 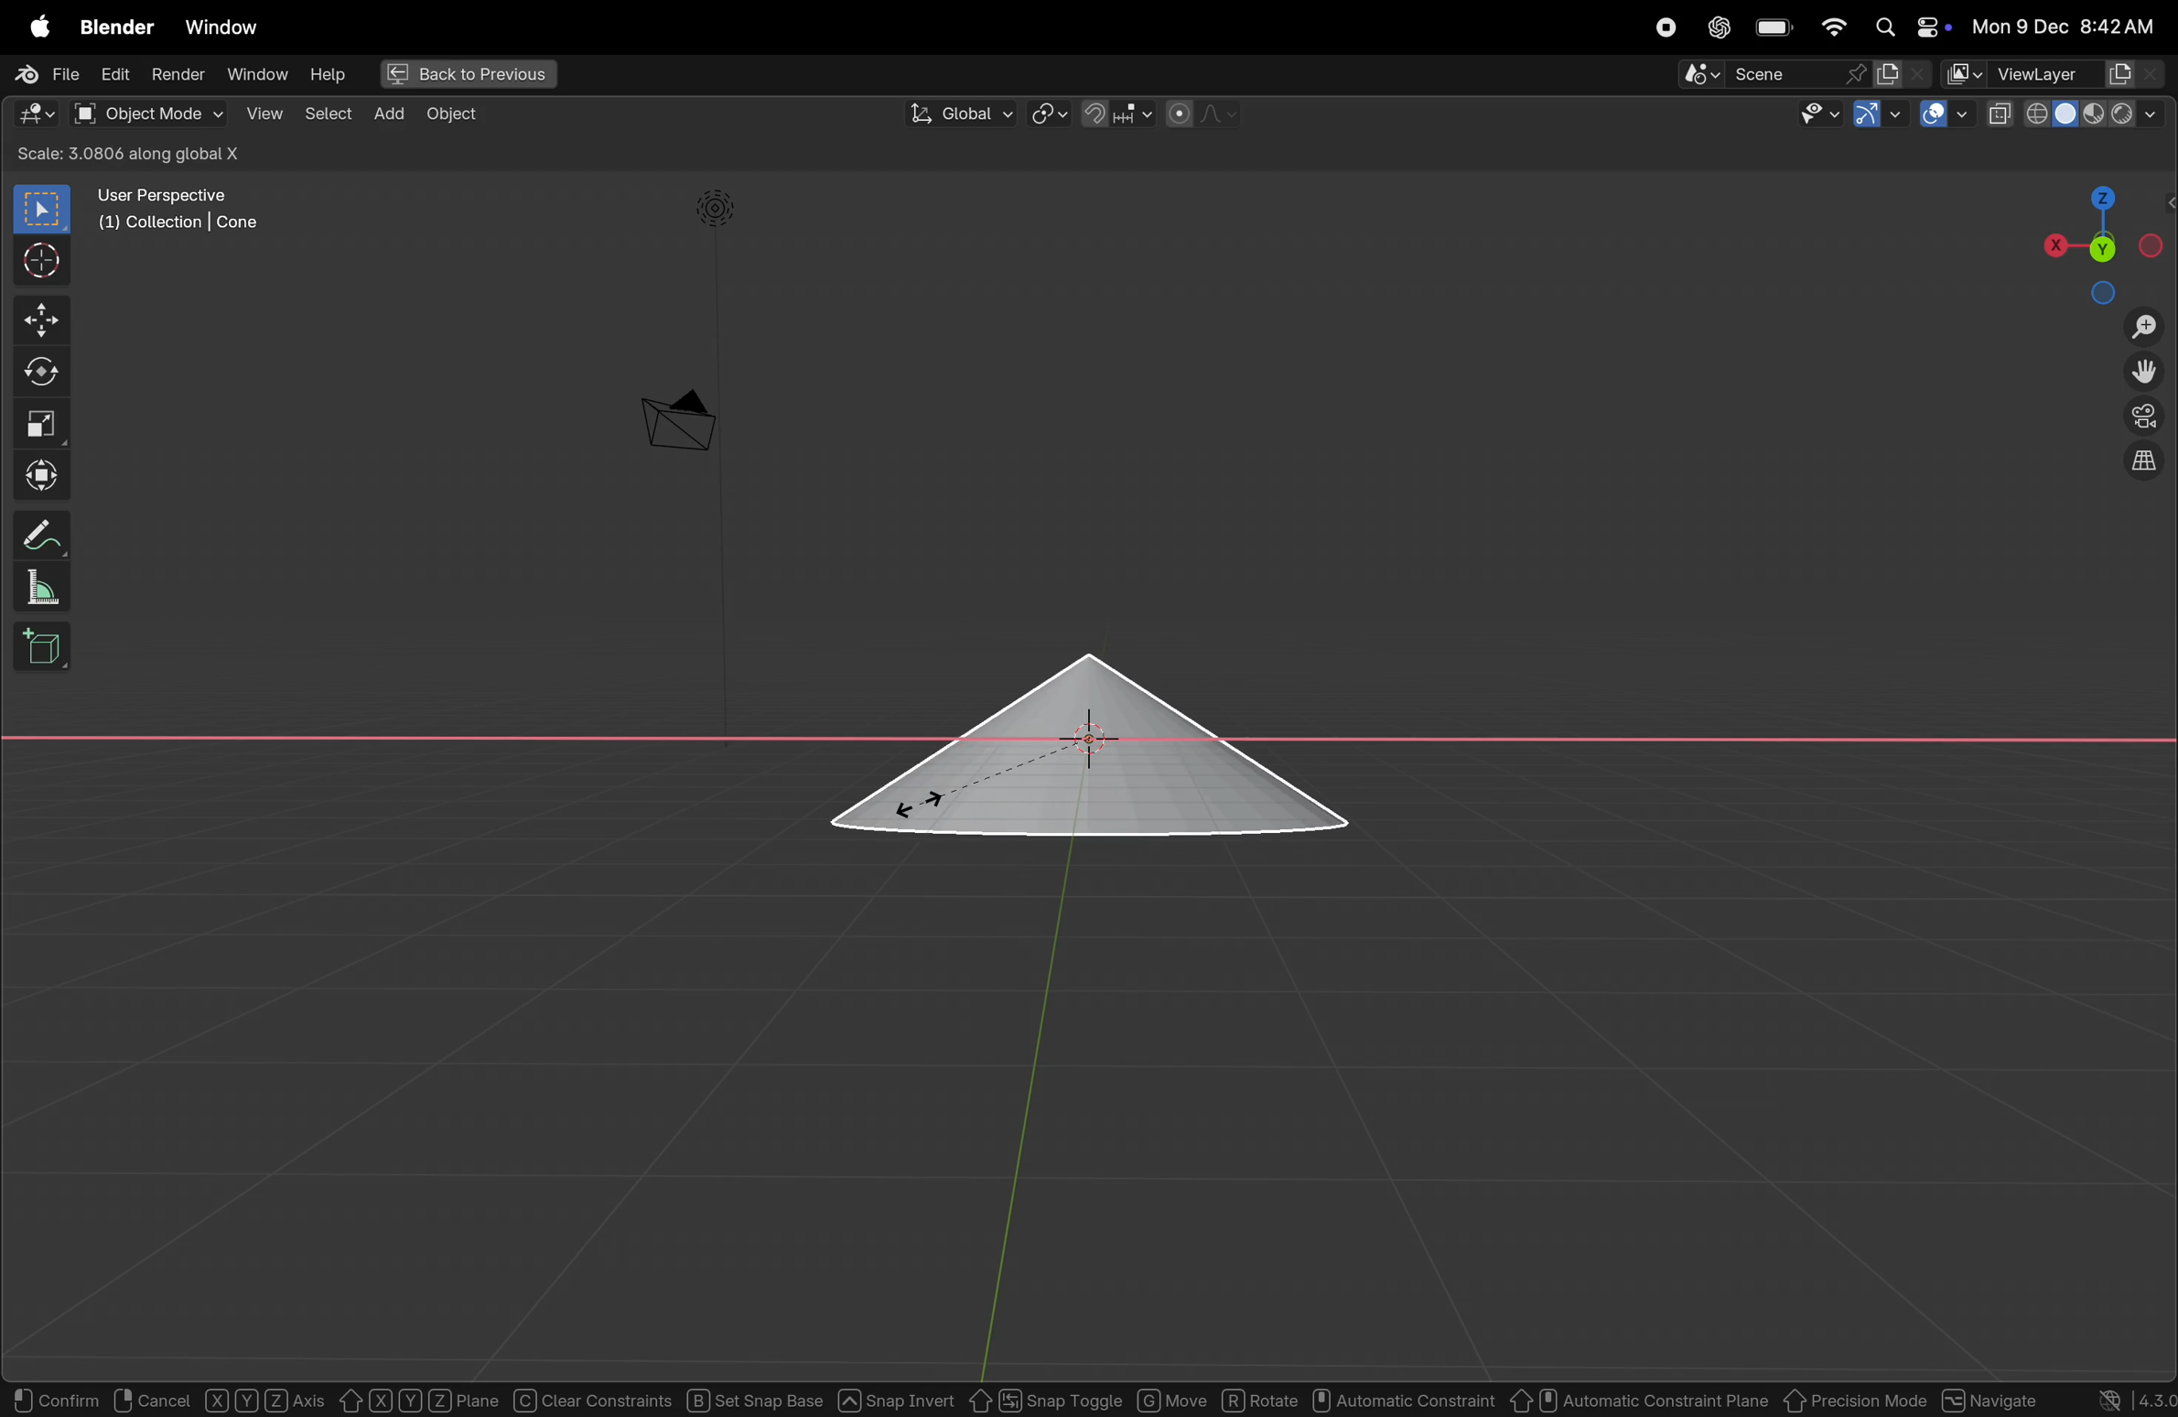 What do you see at coordinates (38, 647) in the screenshot?
I see `add cube` at bounding box center [38, 647].